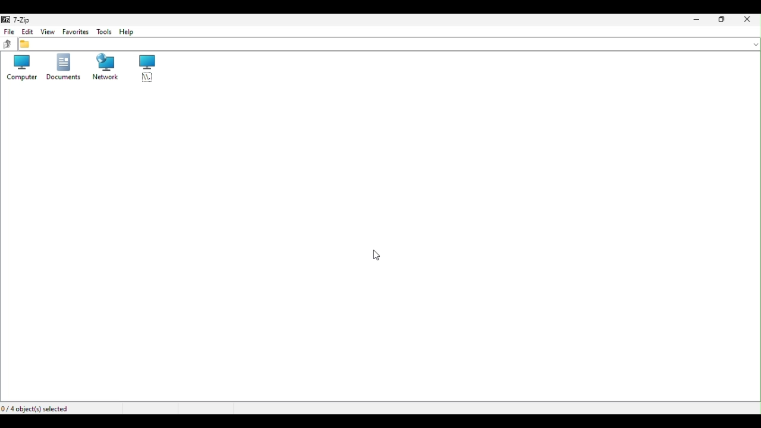 This screenshot has width=761, height=428. Describe the element at coordinates (62, 69) in the screenshot. I see `Documents` at that location.